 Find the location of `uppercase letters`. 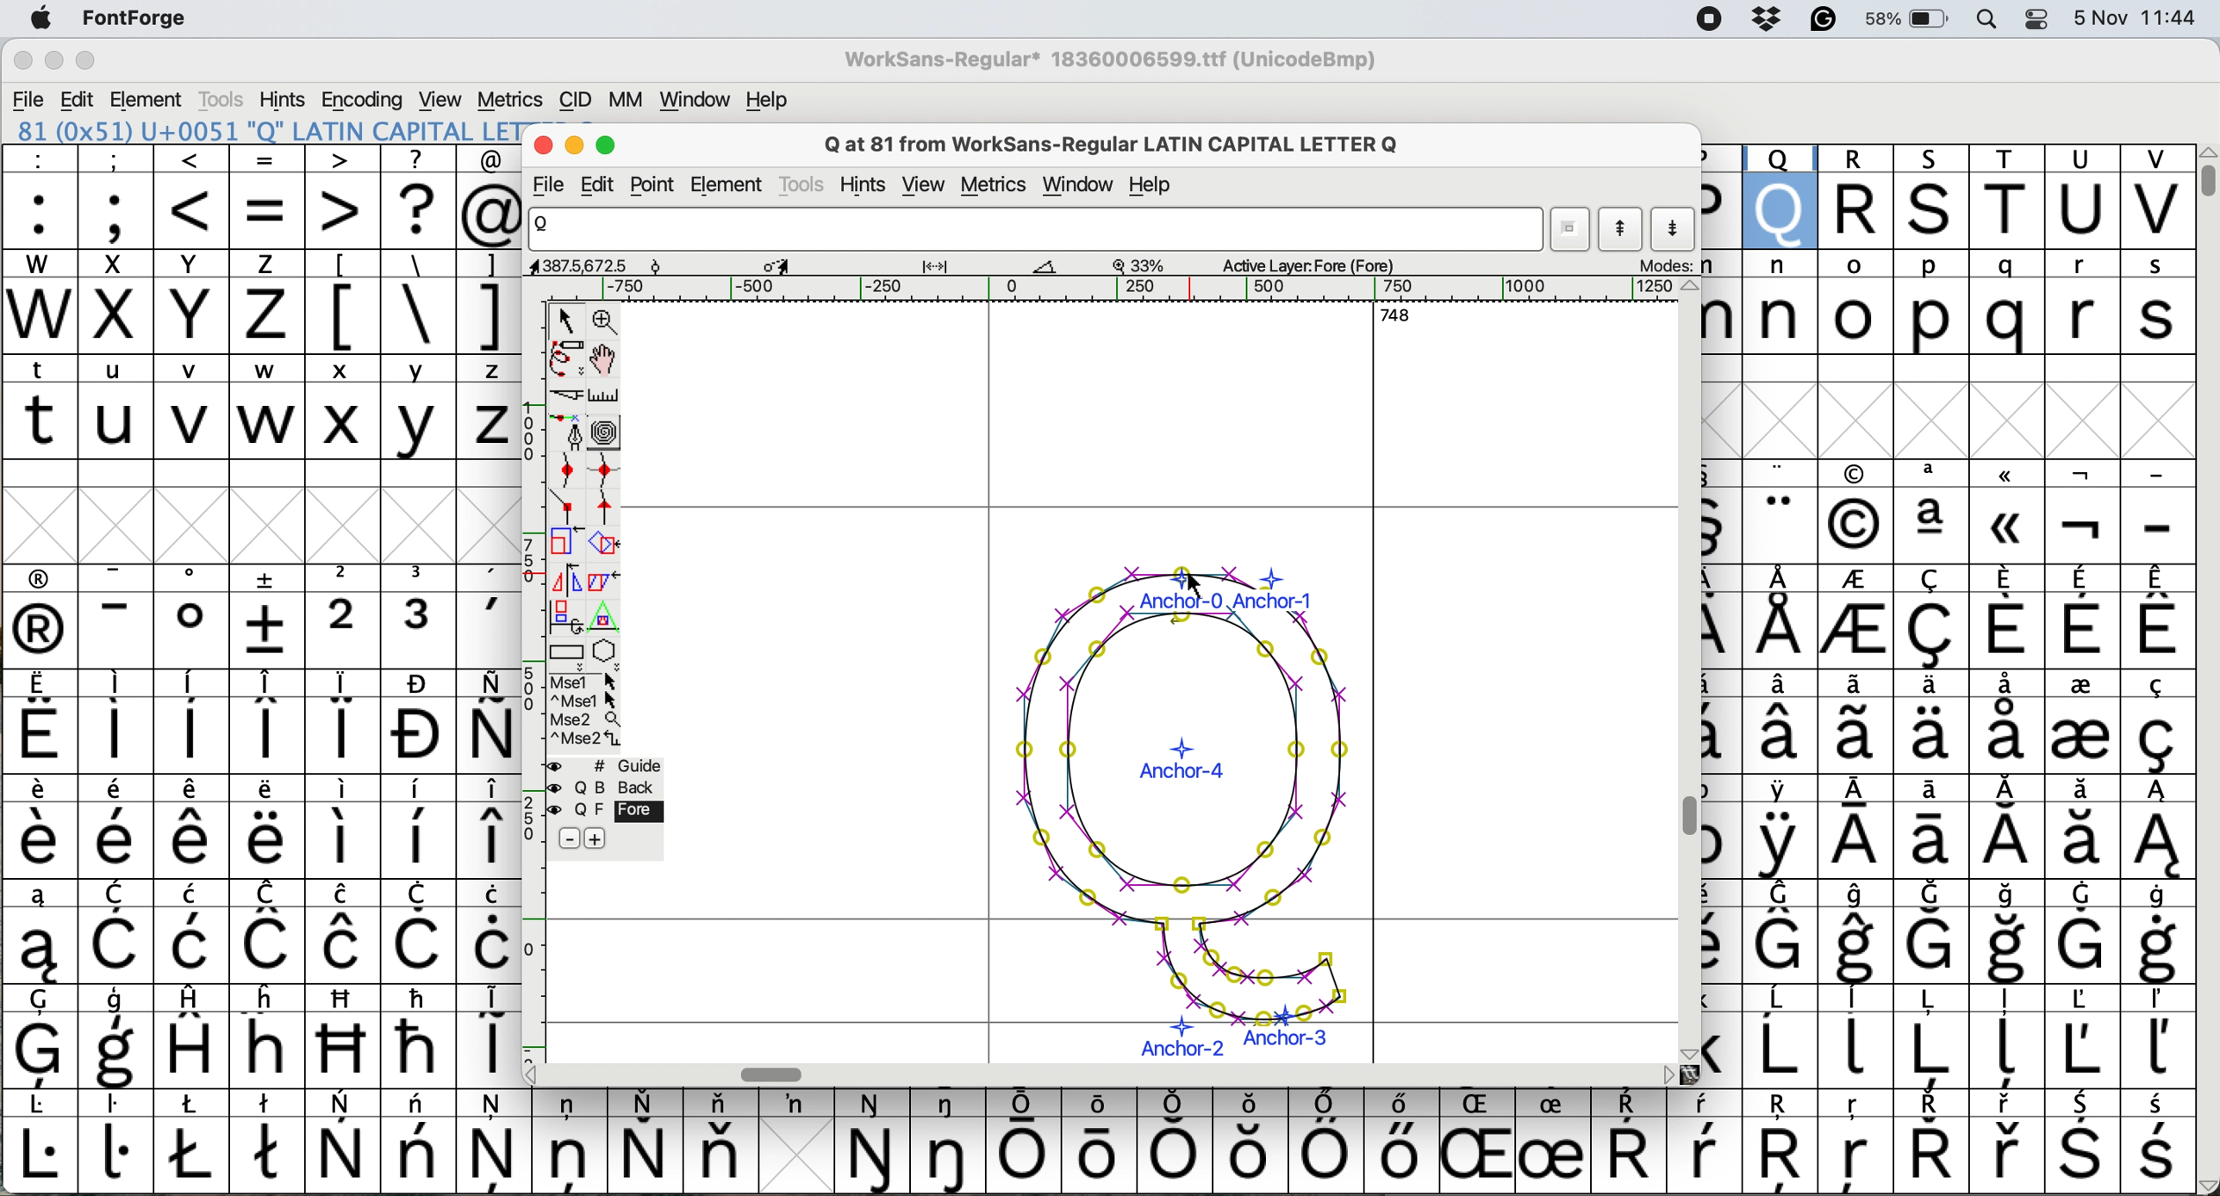

uppercase letters is located at coordinates (159, 319).